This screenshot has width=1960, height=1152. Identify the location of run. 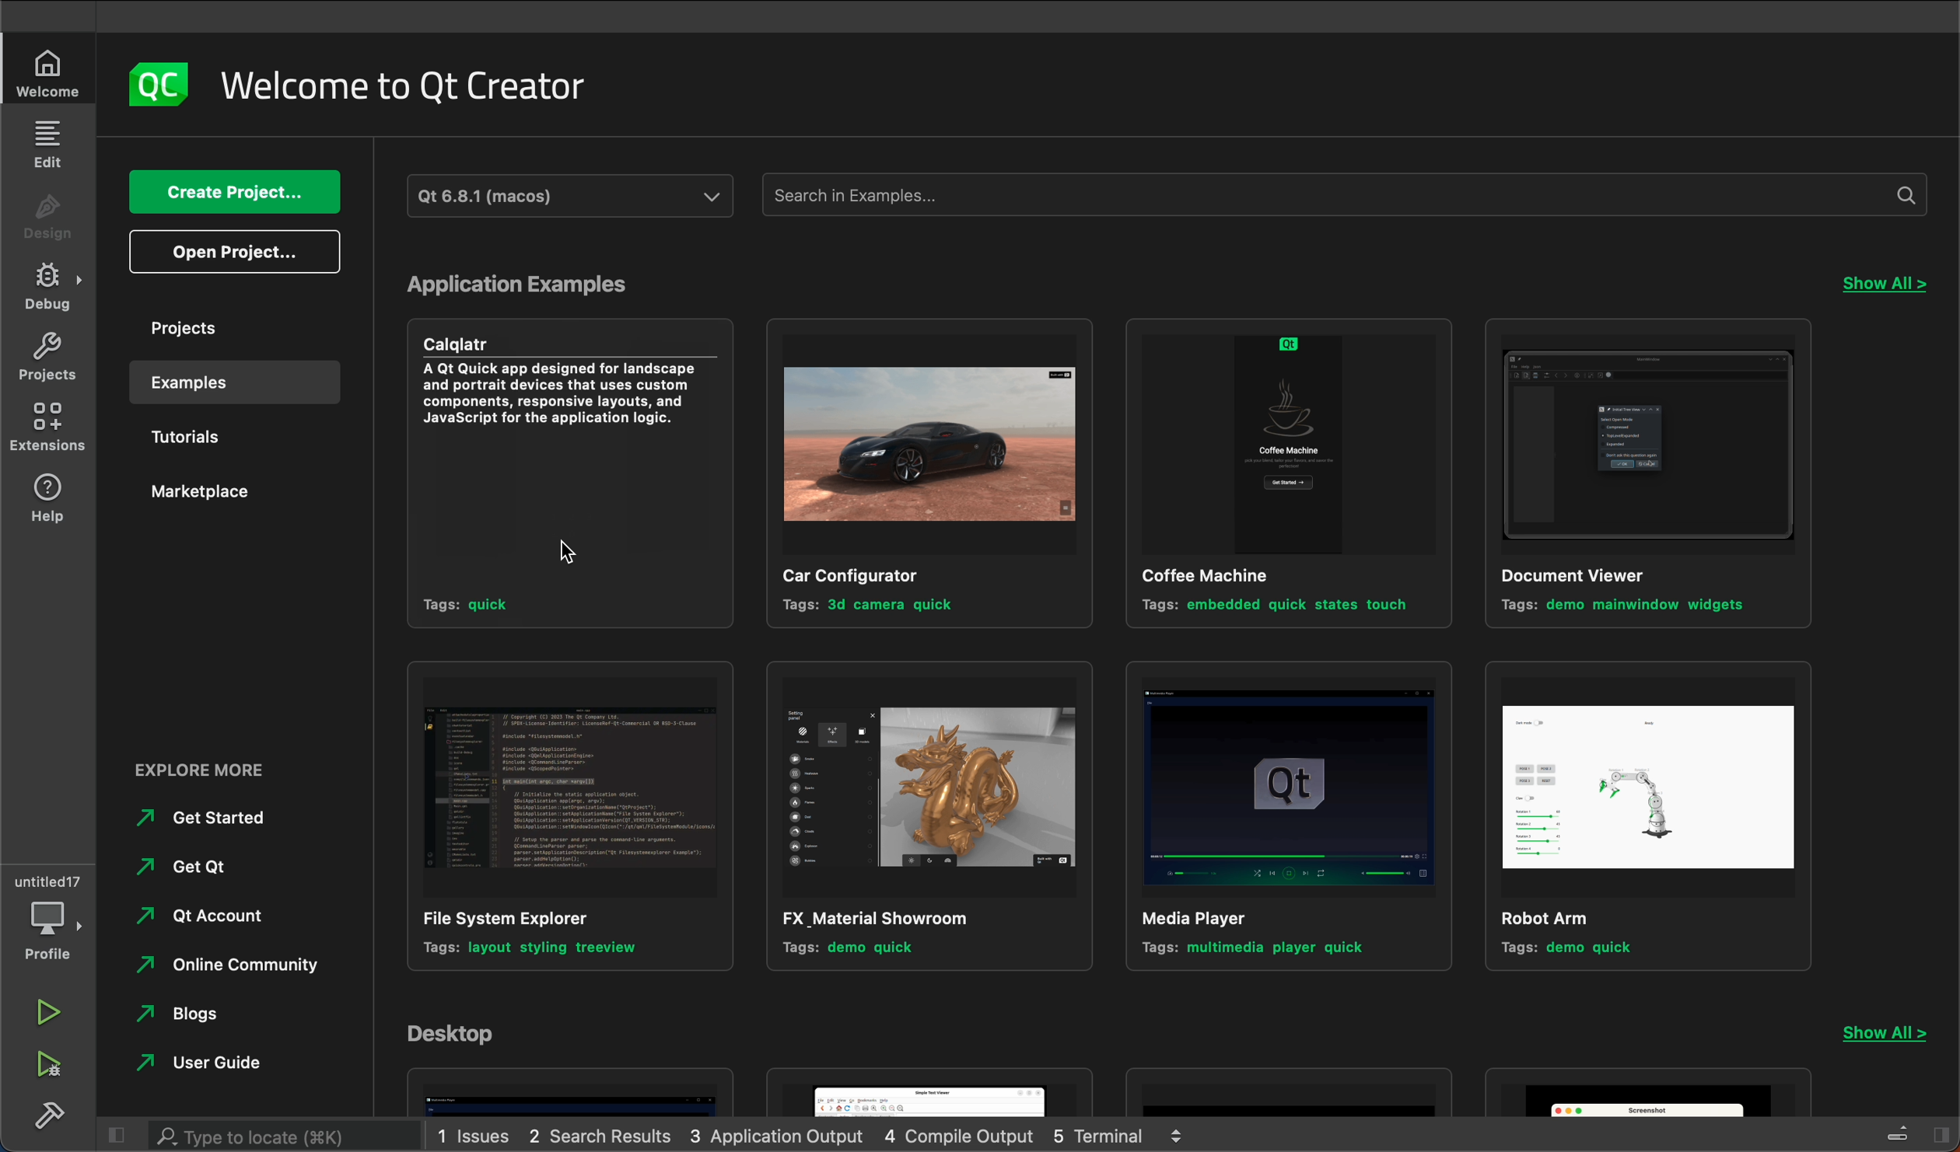
(55, 1014).